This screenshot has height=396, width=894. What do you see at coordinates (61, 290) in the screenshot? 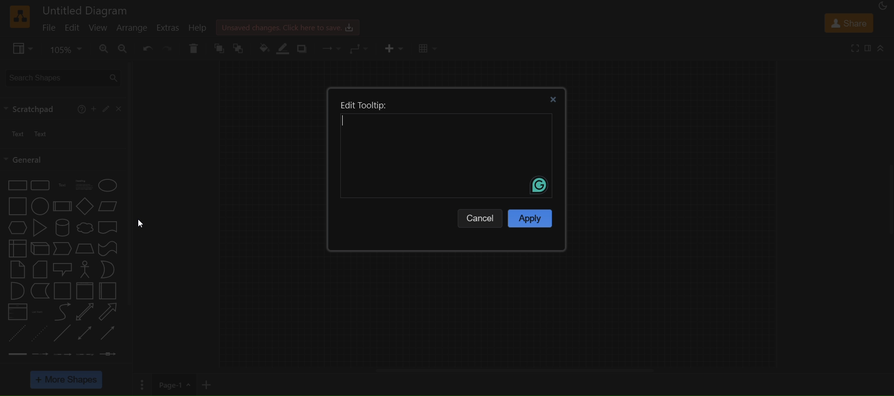
I see `container` at bounding box center [61, 290].